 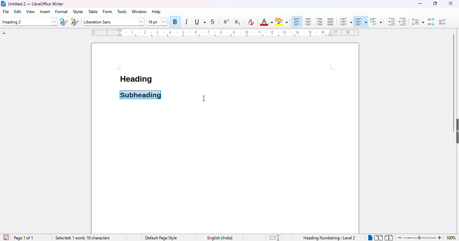 I want to click on form, so click(x=108, y=12).